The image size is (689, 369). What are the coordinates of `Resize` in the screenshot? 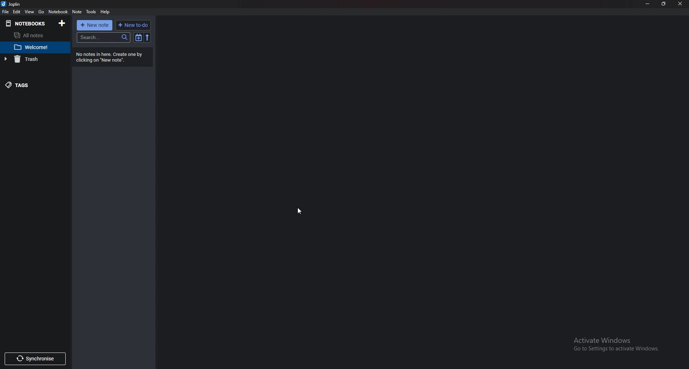 It's located at (664, 4).